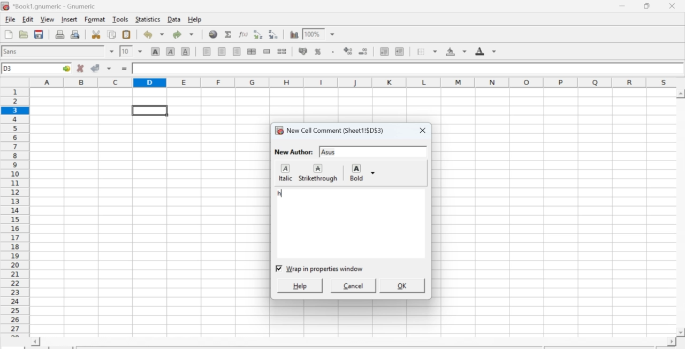  I want to click on Format selection as percentage, so click(318, 51).